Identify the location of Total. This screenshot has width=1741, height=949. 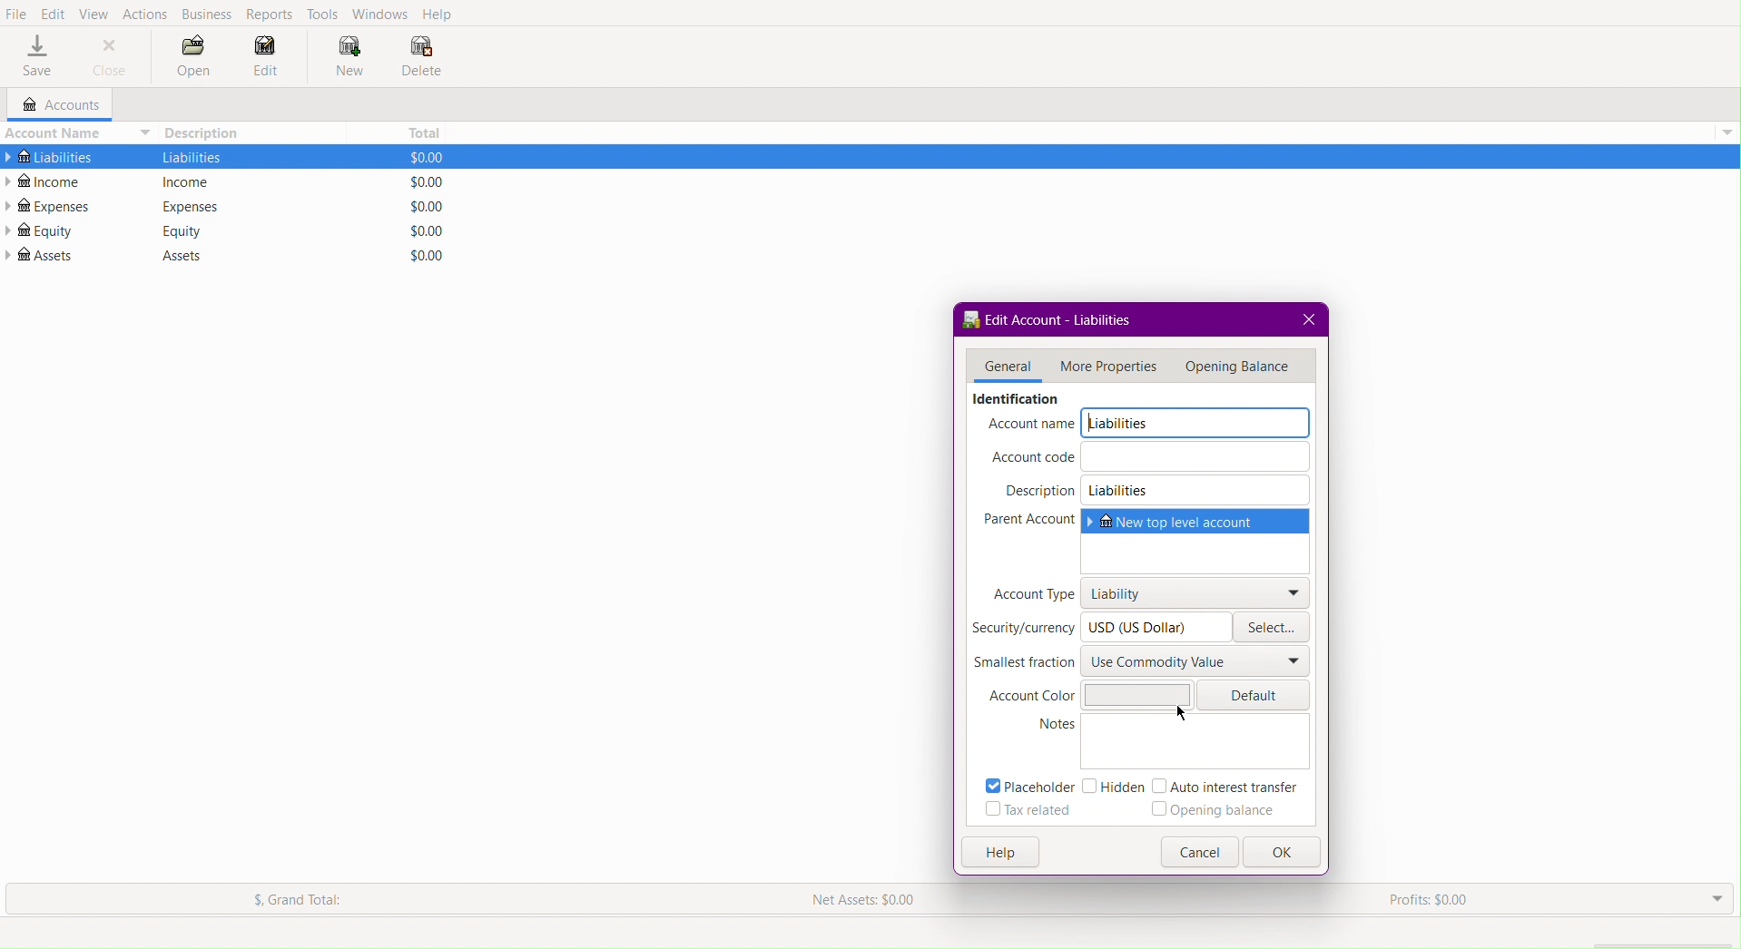
(419, 130).